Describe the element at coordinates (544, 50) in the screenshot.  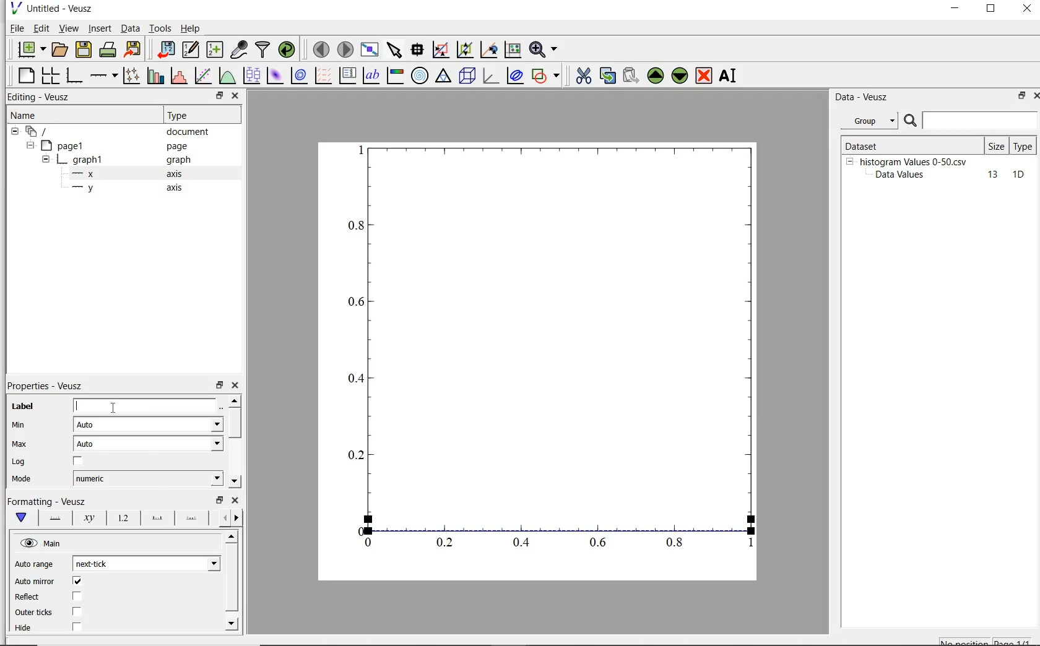
I see `zoom functions menu` at that location.